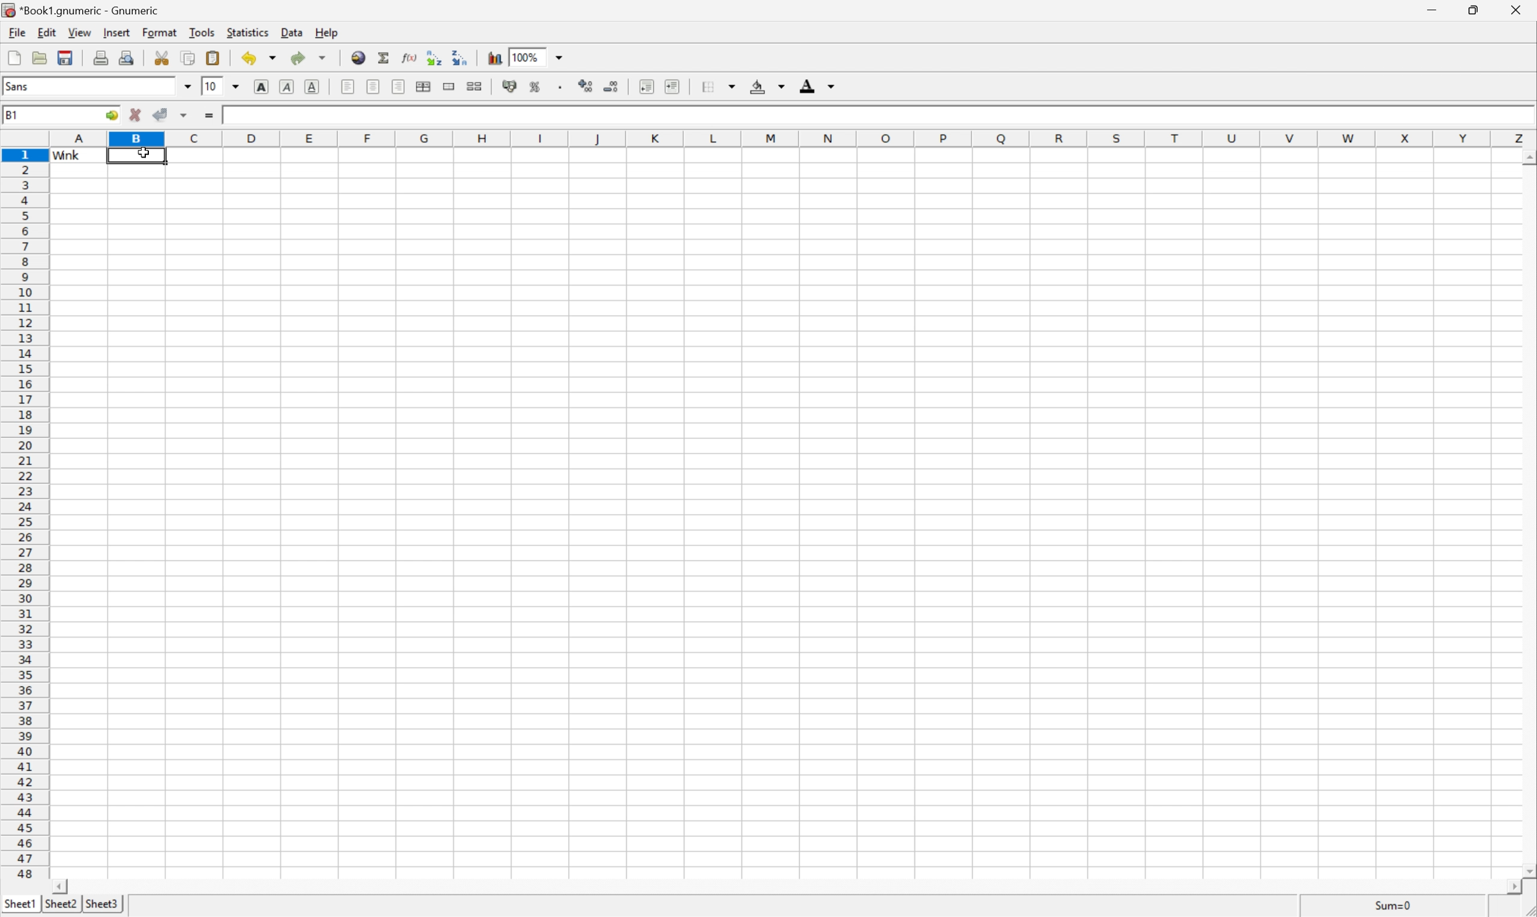 This screenshot has height=917, width=1537. Describe the element at coordinates (561, 57) in the screenshot. I see `drop down` at that location.